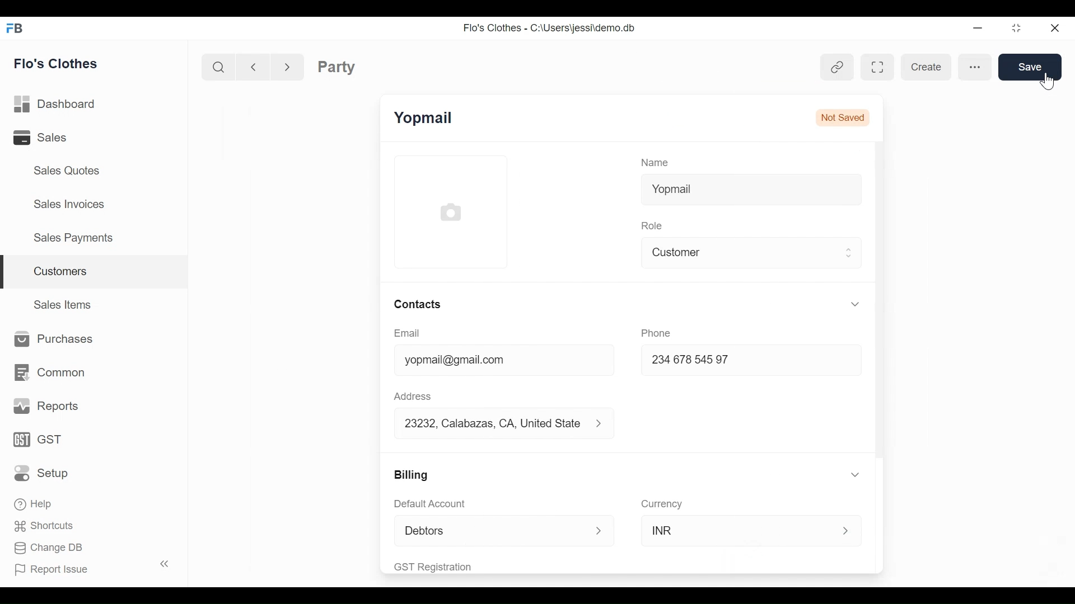  I want to click on Sales Items, so click(64, 303).